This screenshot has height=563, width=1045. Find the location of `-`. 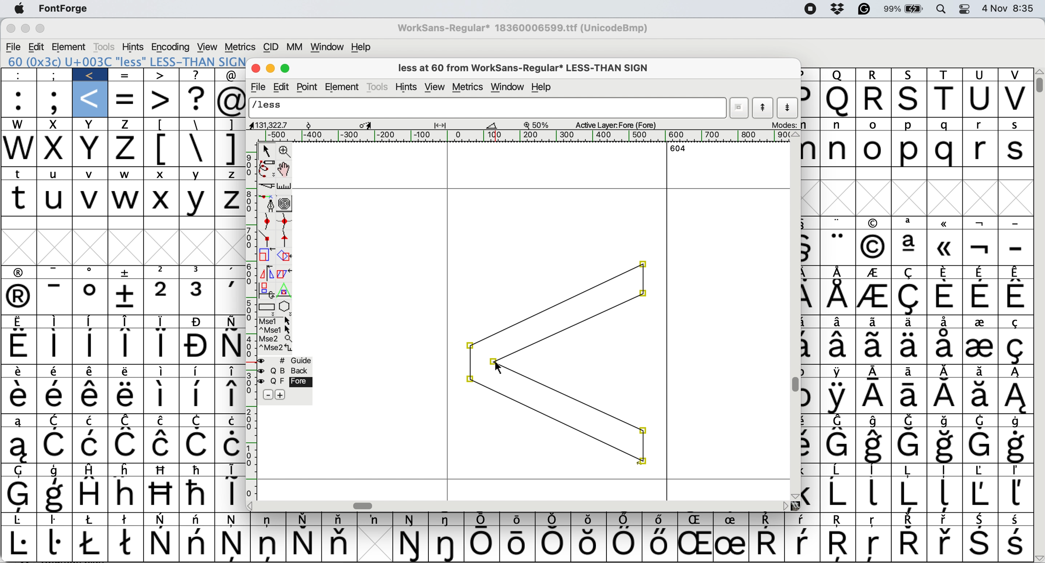

- is located at coordinates (1016, 224).